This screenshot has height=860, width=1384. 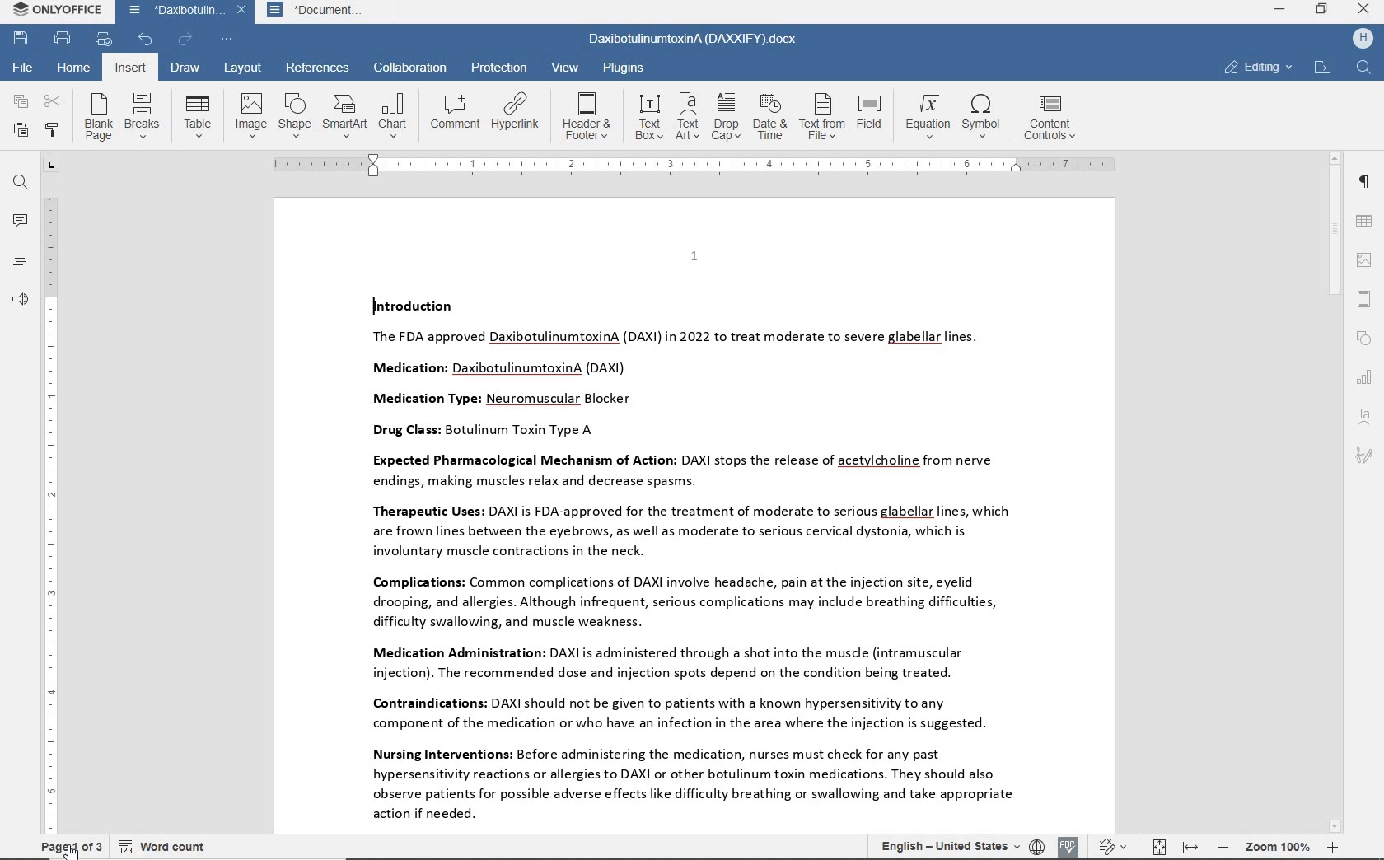 What do you see at coordinates (772, 117) in the screenshot?
I see `date & time` at bounding box center [772, 117].